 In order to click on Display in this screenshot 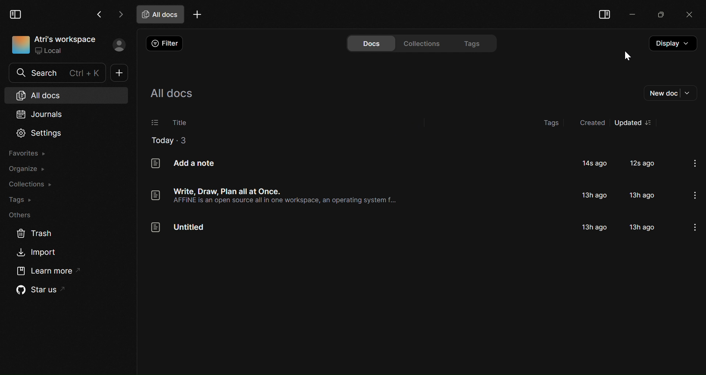, I will do `click(672, 43)`.